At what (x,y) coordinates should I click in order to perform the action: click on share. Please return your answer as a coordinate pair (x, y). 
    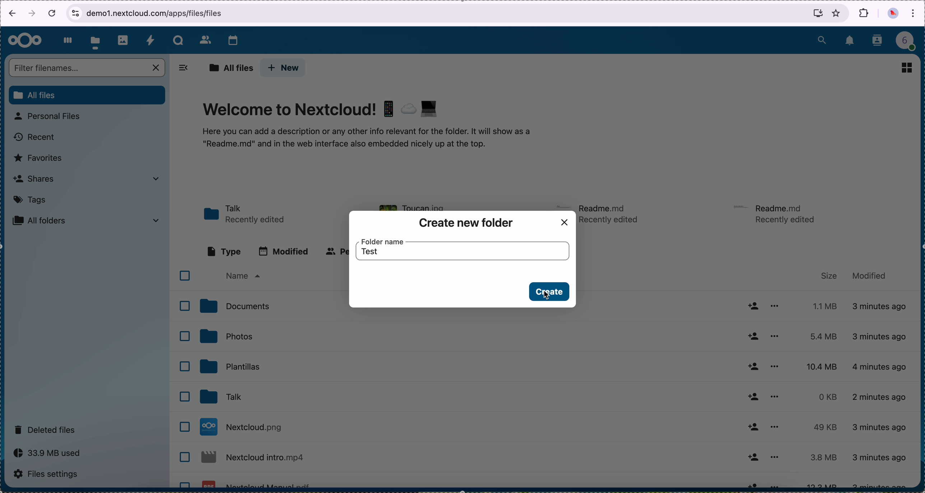
    Looking at the image, I should click on (753, 367).